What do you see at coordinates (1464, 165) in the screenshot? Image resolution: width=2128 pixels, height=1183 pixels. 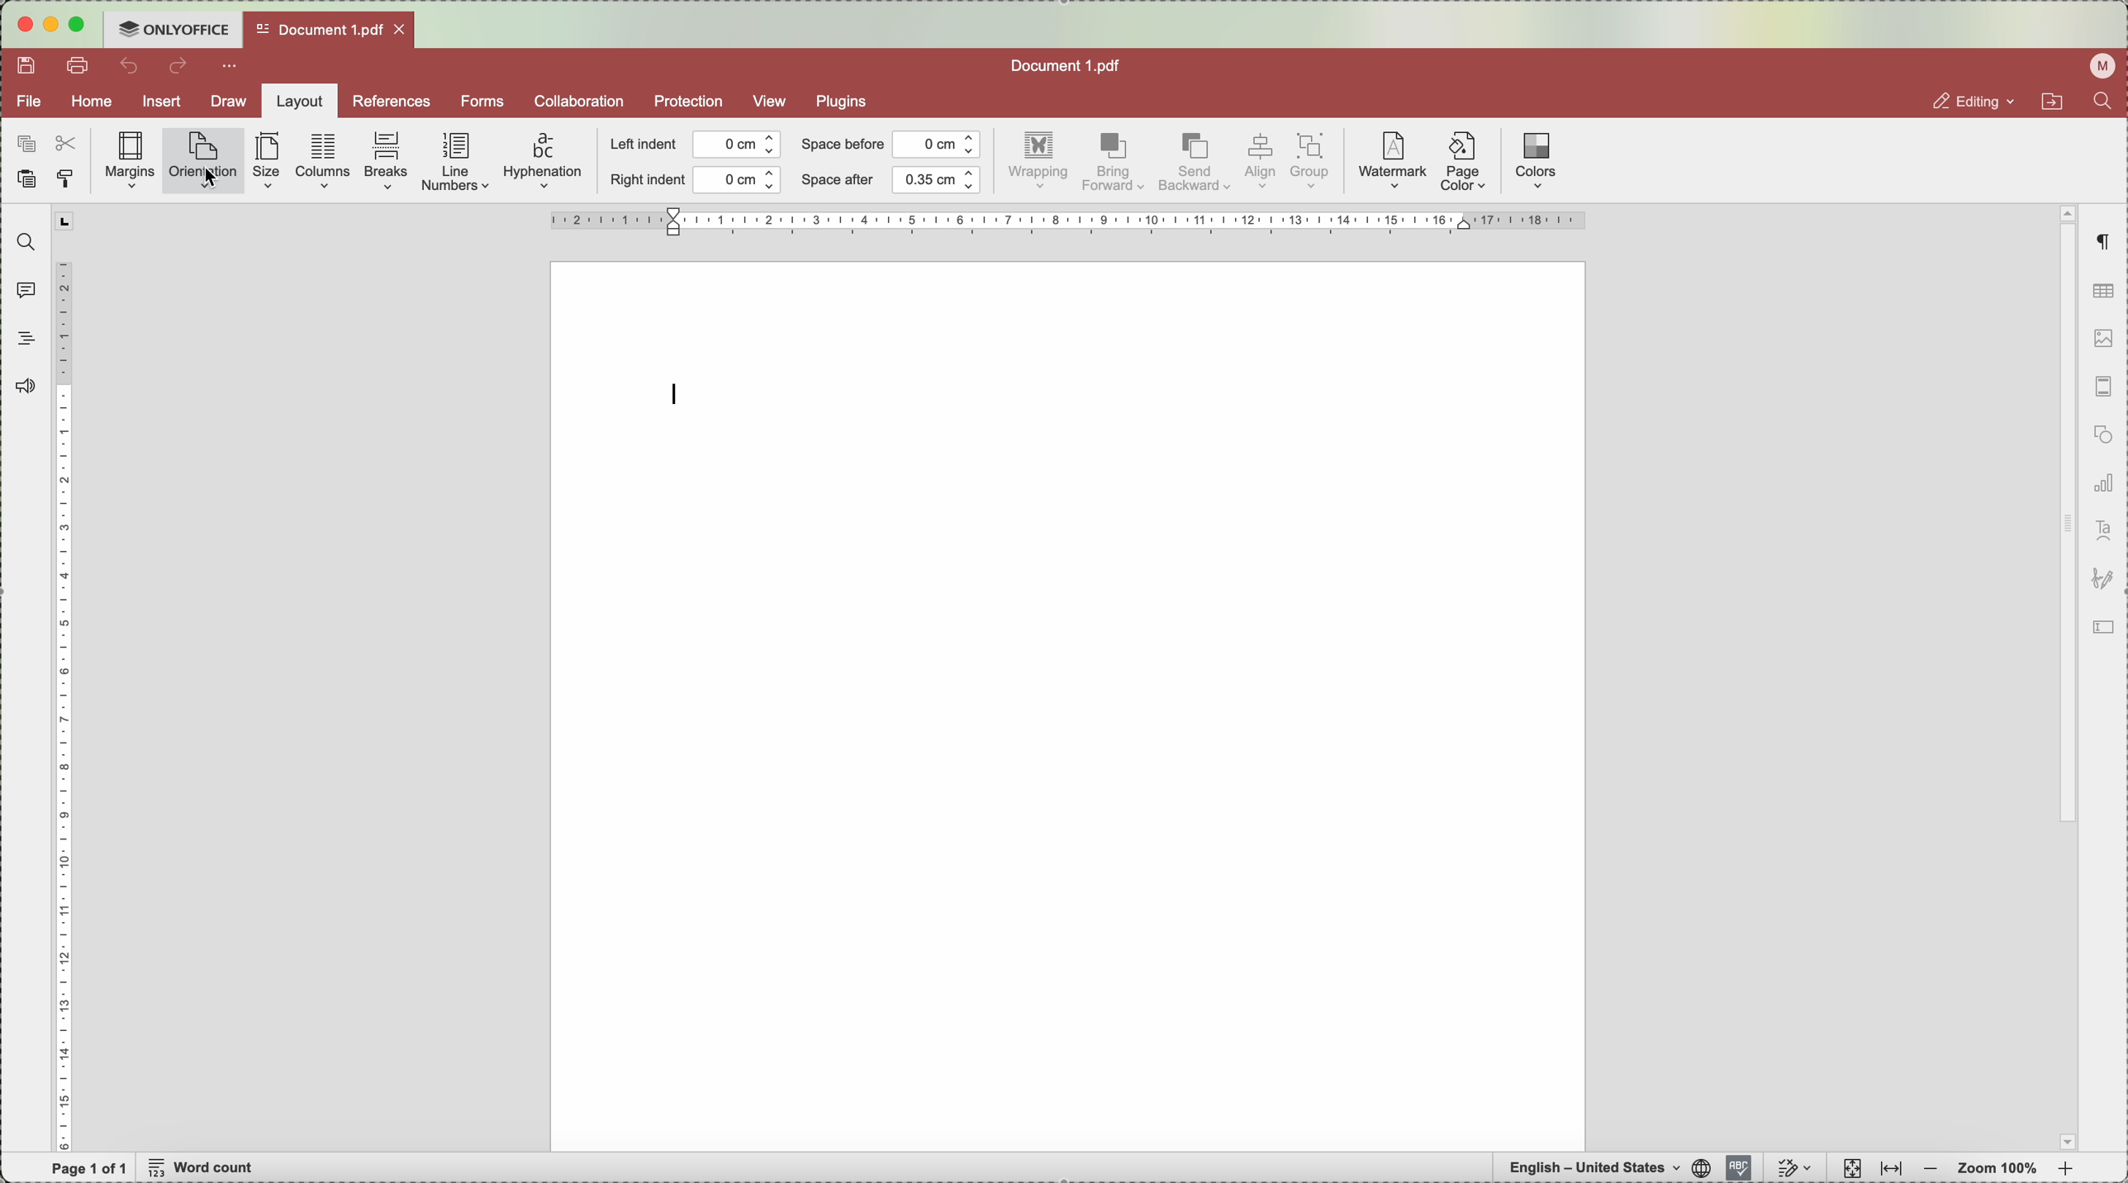 I see `page color` at bounding box center [1464, 165].